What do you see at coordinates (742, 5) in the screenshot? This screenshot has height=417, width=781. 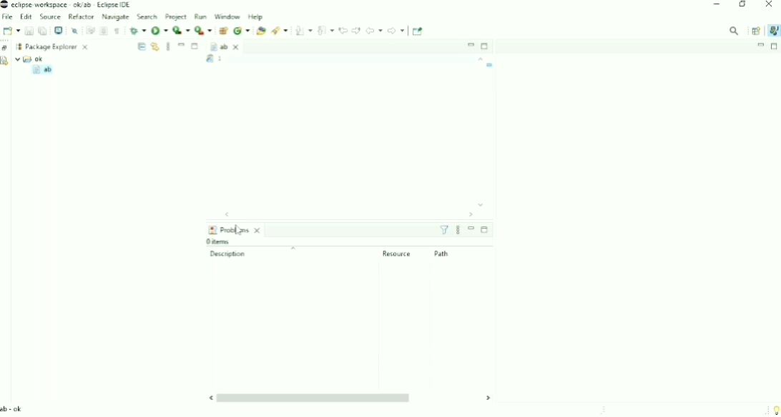 I see `Restore down` at bounding box center [742, 5].